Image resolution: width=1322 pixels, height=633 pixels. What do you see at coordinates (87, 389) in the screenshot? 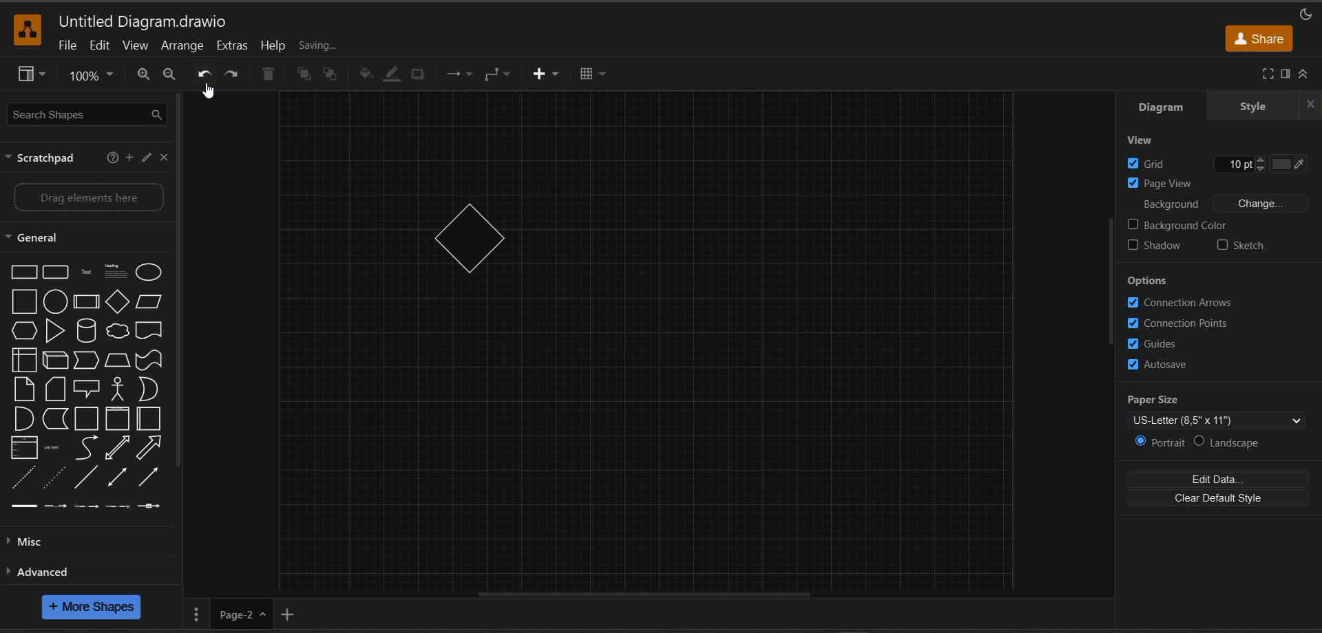
I see `Callout` at bounding box center [87, 389].